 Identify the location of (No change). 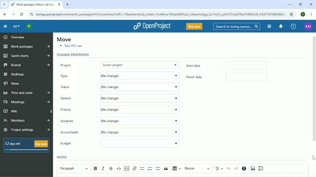
(139, 120).